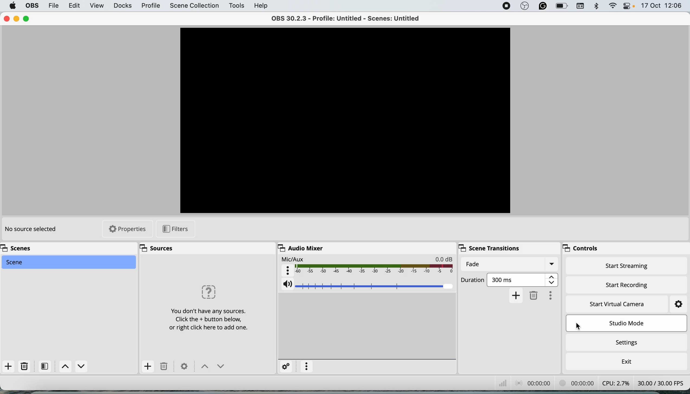 The height and width of the screenshot is (394, 690). Describe the element at coordinates (368, 284) in the screenshot. I see `mic aux audio volume` at that location.